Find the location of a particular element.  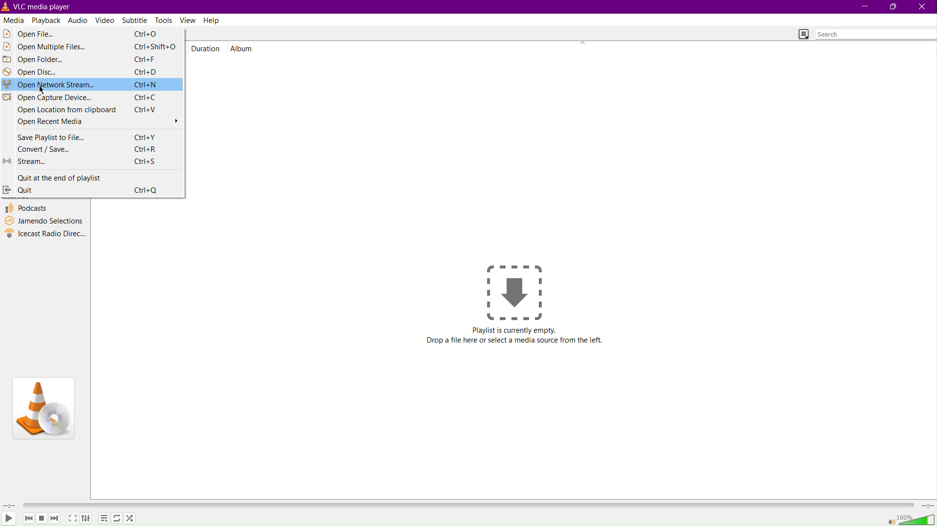

Stop is located at coordinates (43, 519).